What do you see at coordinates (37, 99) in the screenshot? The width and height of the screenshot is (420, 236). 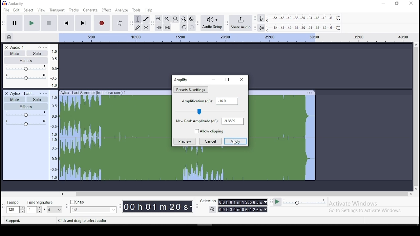 I see `solo` at bounding box center [37, 99].